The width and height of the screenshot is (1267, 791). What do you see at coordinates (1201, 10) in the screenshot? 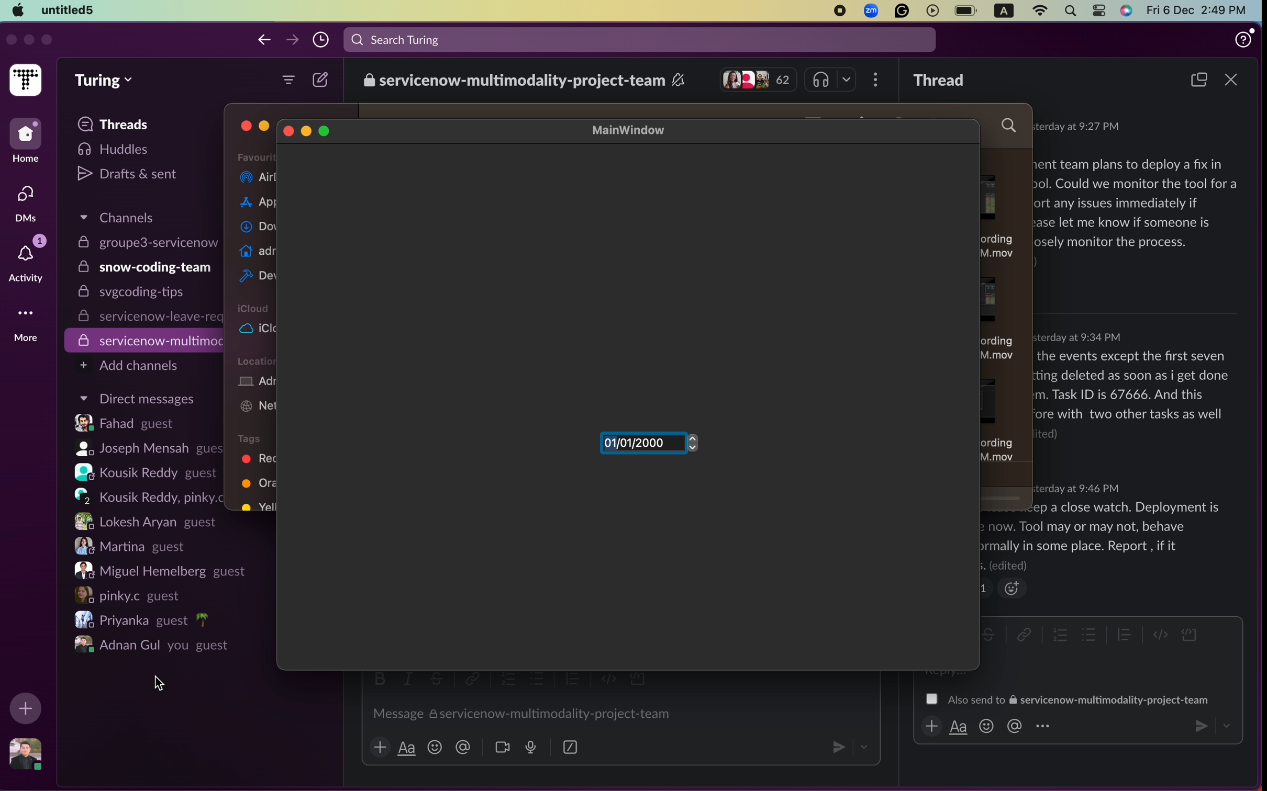
I see `date and time` at bounding box center [1201, 10].